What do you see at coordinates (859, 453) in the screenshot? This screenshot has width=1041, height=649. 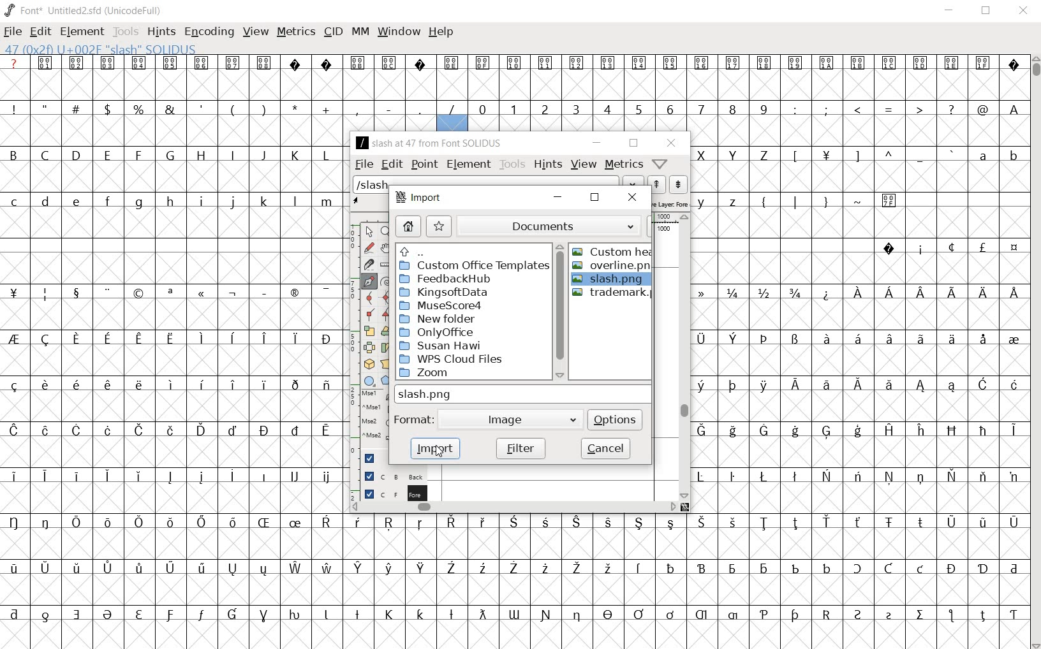 I see `empty cells` at bounding box center [859, 453].